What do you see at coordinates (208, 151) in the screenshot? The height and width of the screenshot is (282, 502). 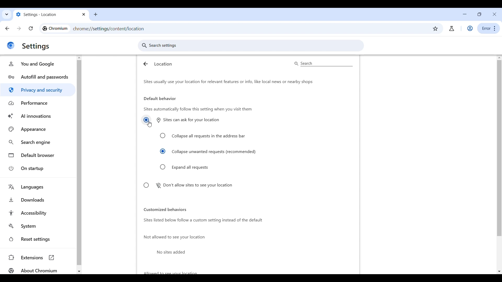 I see `Collapse unwanted requests highlighted` at bounding box center [208, 151].